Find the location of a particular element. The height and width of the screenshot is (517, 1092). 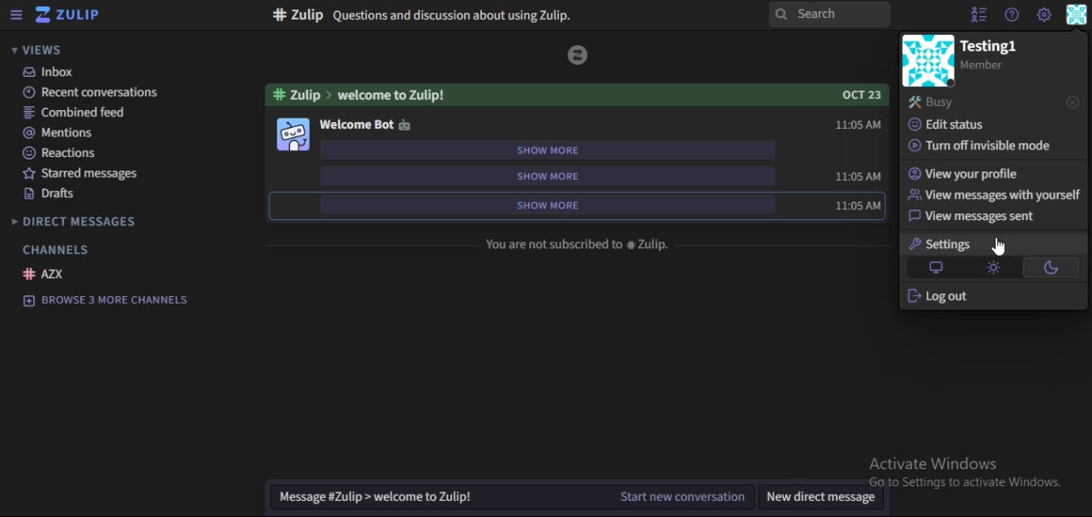

light theme is located at coordinates (995, 267).